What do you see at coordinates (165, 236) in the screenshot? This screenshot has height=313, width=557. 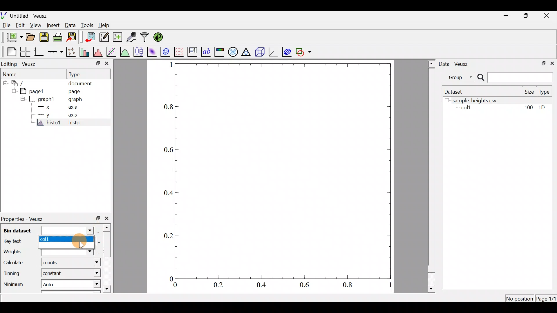 I see `0.2` at bounding box center [165, 236].